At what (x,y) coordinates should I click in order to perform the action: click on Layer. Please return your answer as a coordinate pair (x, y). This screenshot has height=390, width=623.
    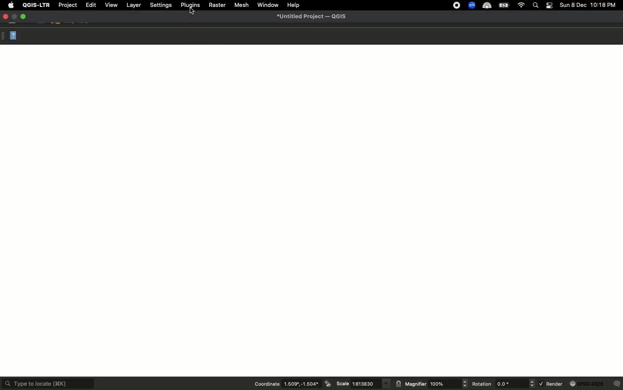
    Looking at the image, I should click on (135, 5).